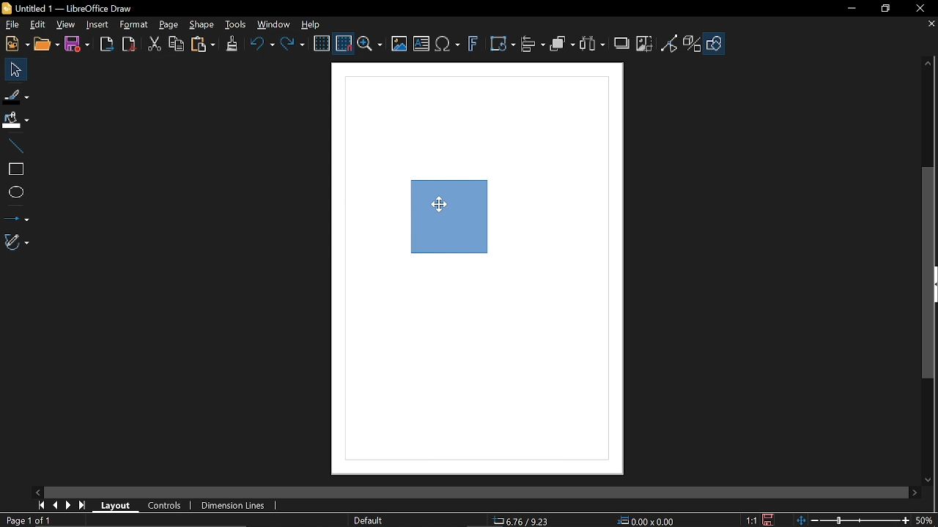  Describe the element at coordinates (274, 24) in the screenshot. I see `Window` at that location.